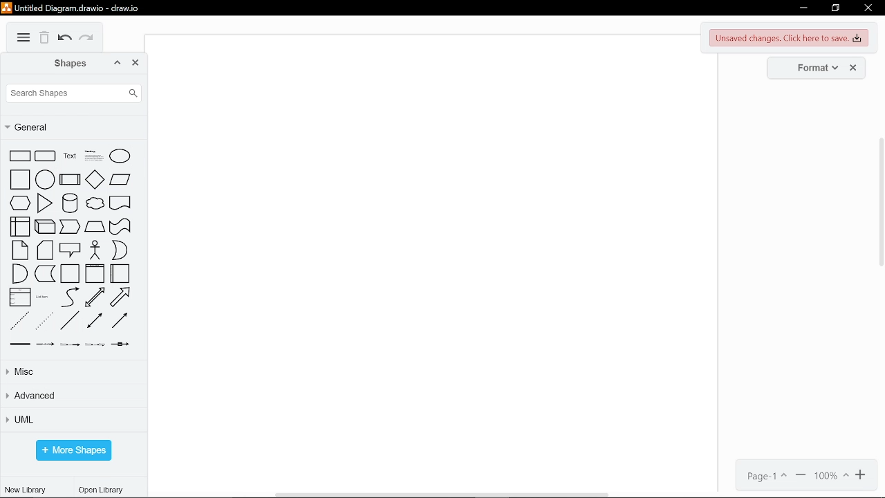 Image resolution: width=885 pixels, height=498 pixels. Describe the element at coordinates (121, 297) in the screenshot. I see `arrow` at that location.